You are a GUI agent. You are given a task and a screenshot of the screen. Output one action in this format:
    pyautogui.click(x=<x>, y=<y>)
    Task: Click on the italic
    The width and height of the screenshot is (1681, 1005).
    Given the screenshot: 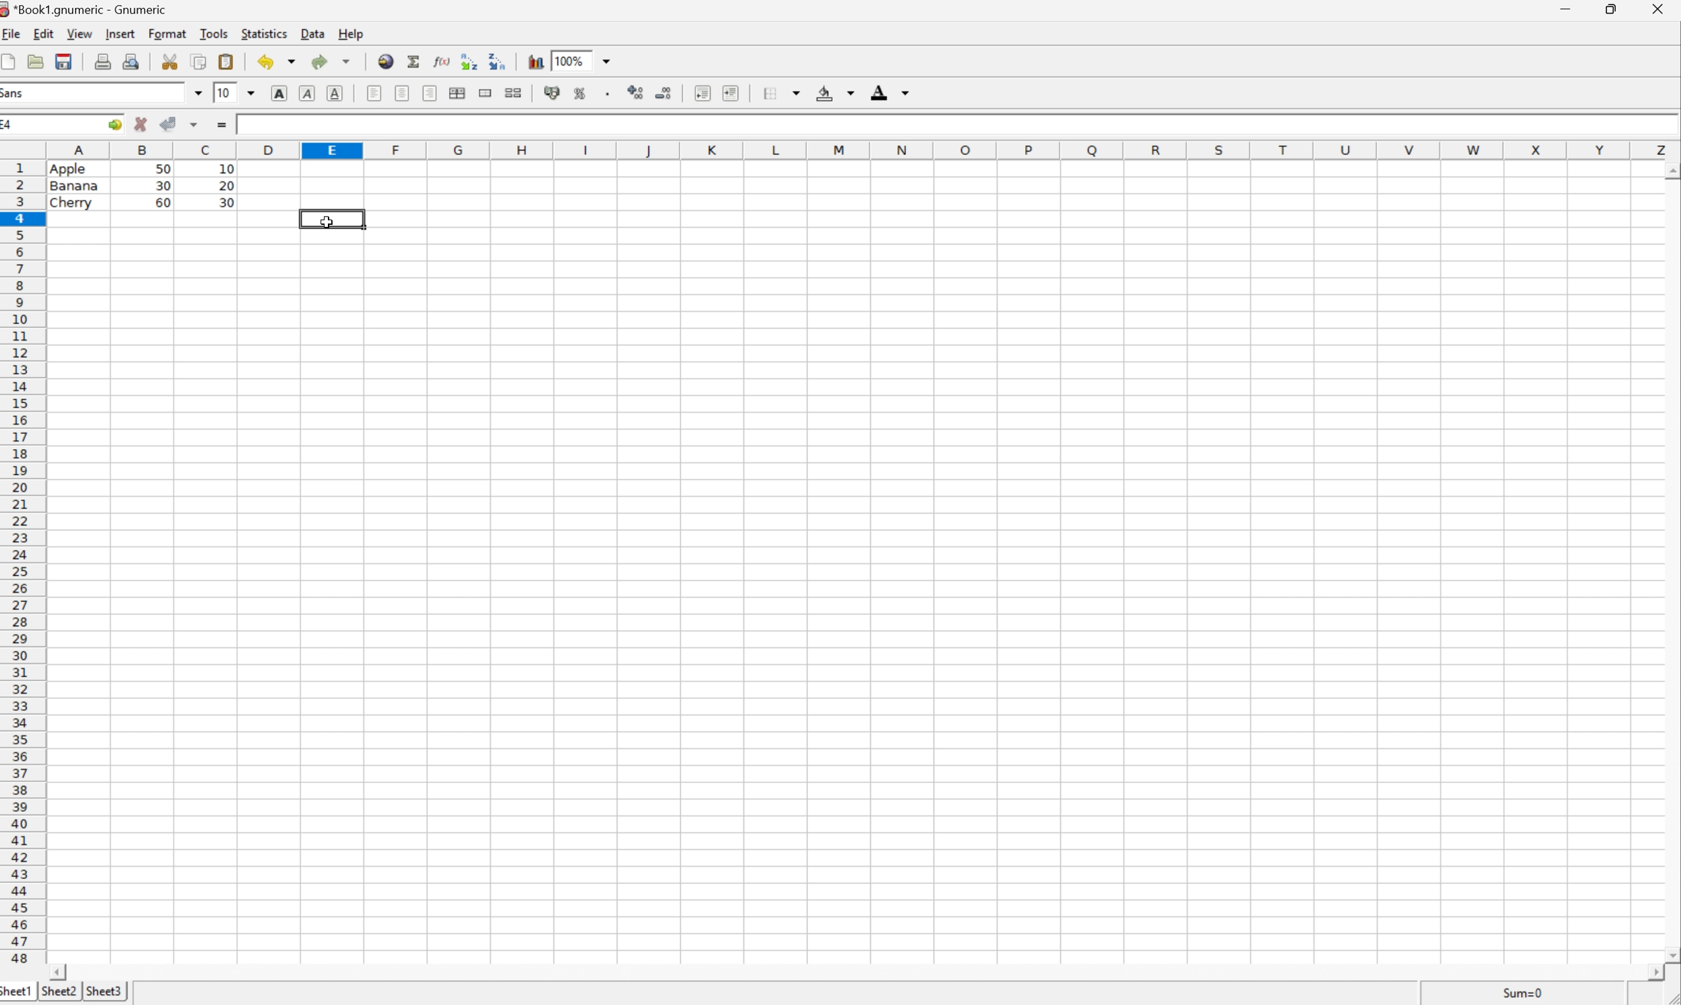 What is the action you would take?
    pyautogui.click(x=308, y=93)
    